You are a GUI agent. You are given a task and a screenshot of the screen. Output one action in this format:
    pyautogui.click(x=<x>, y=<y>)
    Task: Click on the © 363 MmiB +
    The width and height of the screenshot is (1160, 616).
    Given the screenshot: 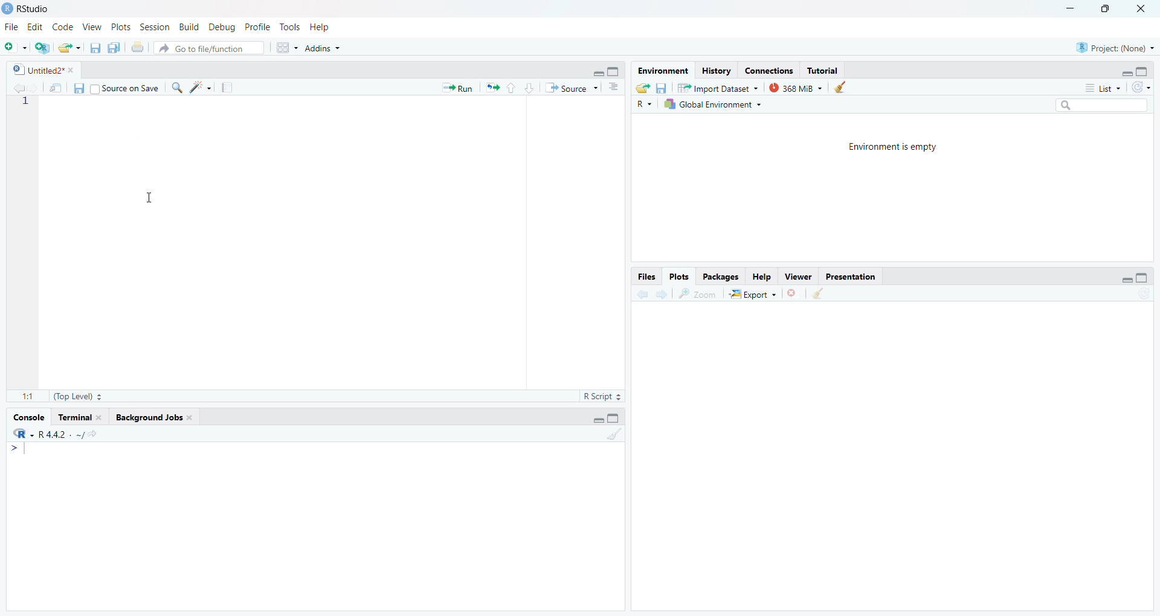 What is the action you would take?
    pyautogui.click(x=797, y=88)
    